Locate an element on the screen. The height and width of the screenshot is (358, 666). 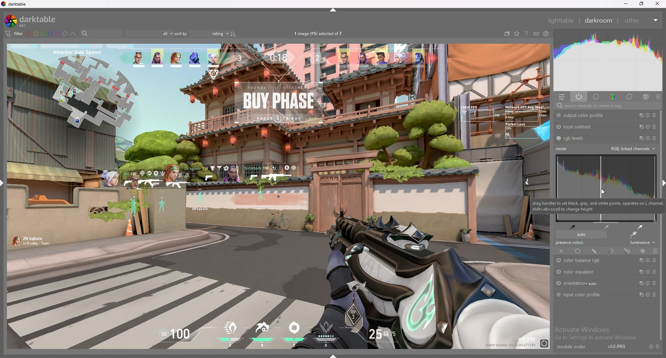
Windows Activation Prompt is located at coordinates (598, 333).